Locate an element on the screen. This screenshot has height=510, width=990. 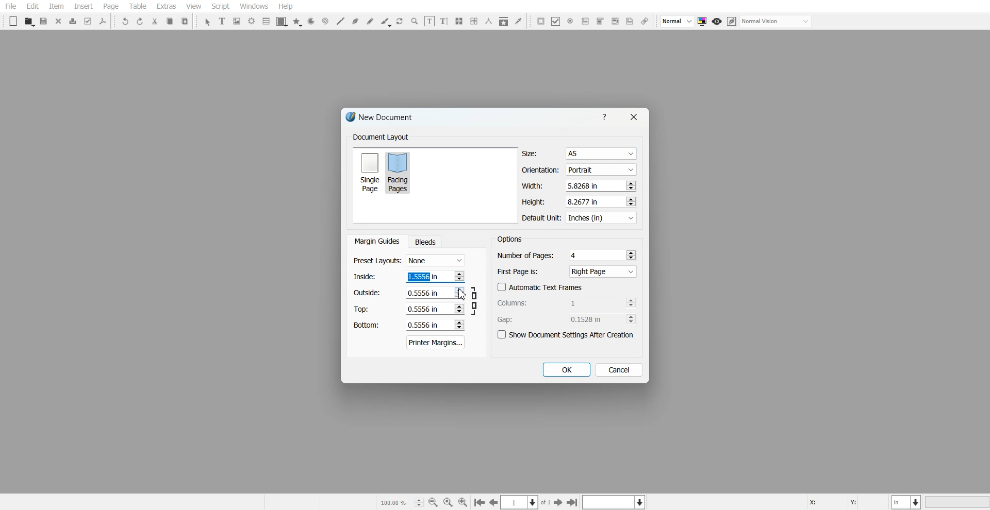
Polygon is located at coordinates (298, 22).